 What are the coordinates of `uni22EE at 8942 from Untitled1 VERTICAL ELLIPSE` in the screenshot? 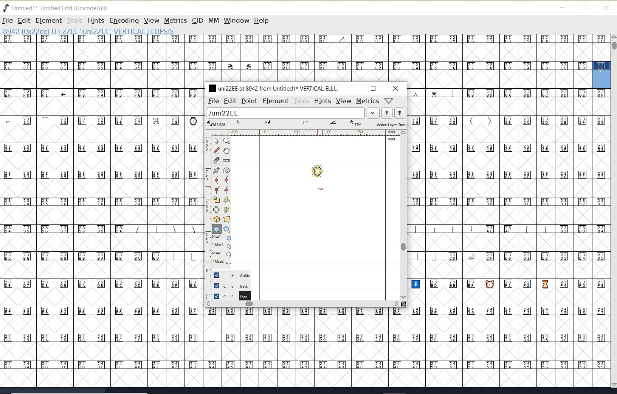 It's located at (274, 88).